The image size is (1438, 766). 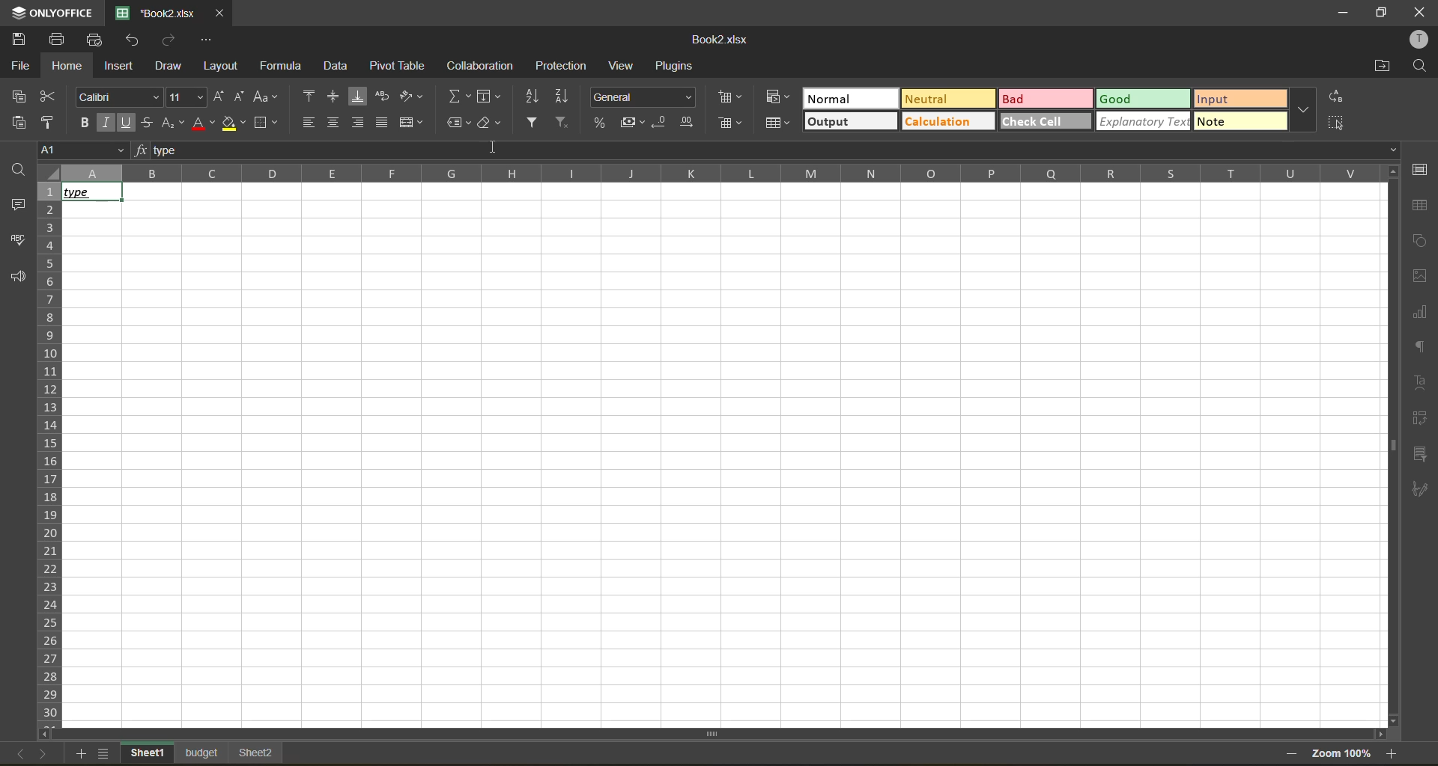 I want to click on text underlined, so click(x=88, y=191).